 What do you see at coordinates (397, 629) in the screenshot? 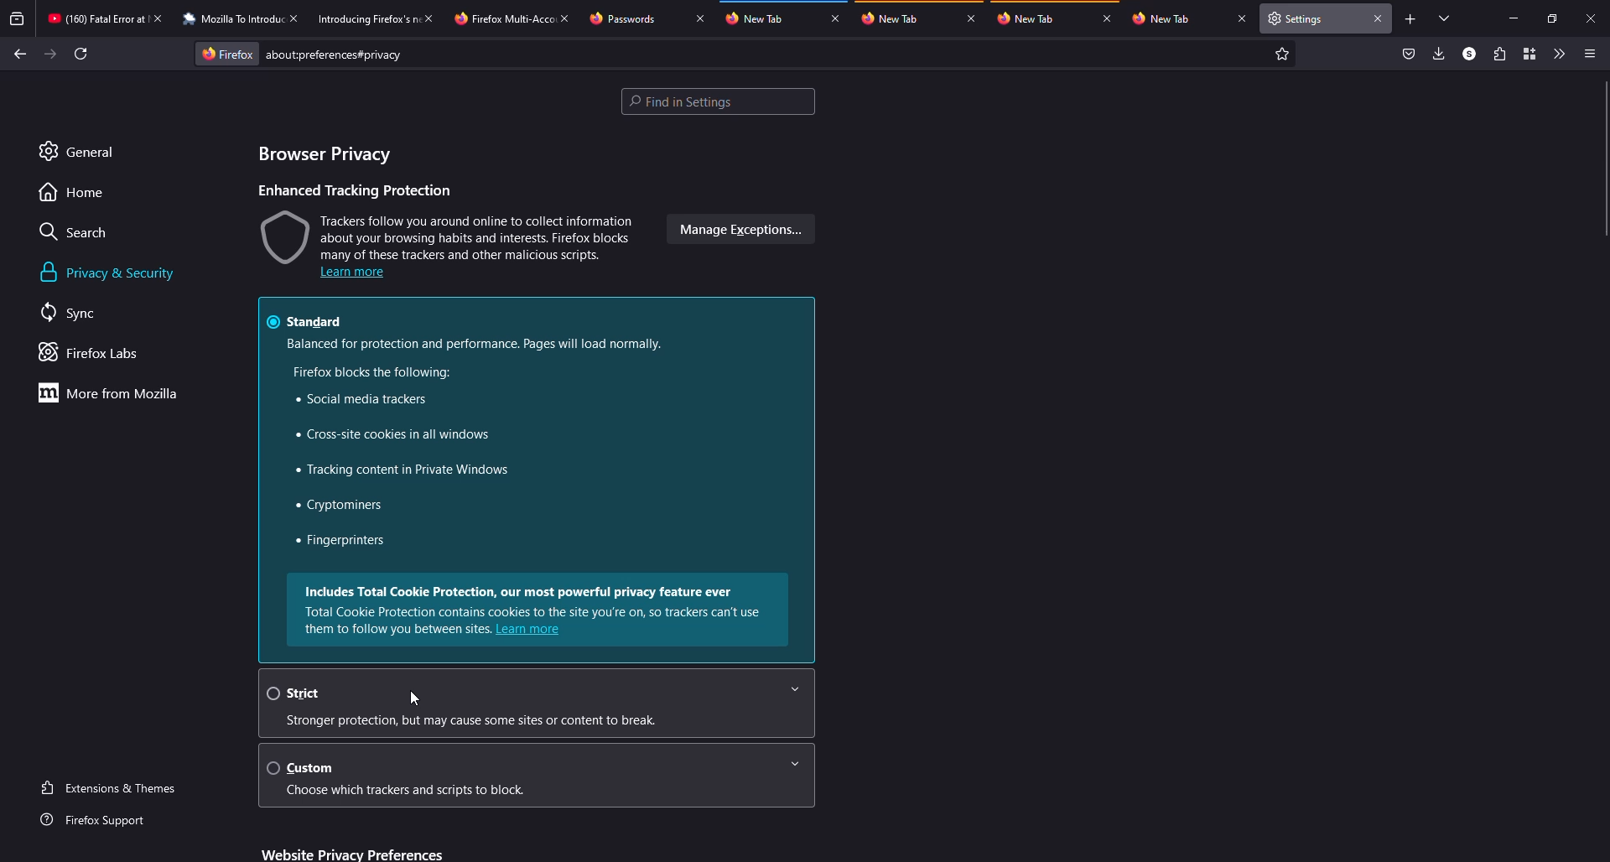
I see `info` at bounding box center [397, 629].